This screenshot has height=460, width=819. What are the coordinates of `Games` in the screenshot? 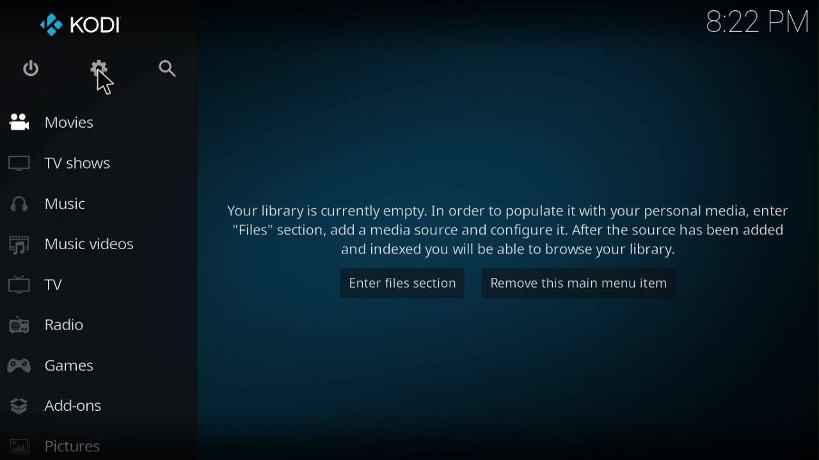 It's located at (63, 364).